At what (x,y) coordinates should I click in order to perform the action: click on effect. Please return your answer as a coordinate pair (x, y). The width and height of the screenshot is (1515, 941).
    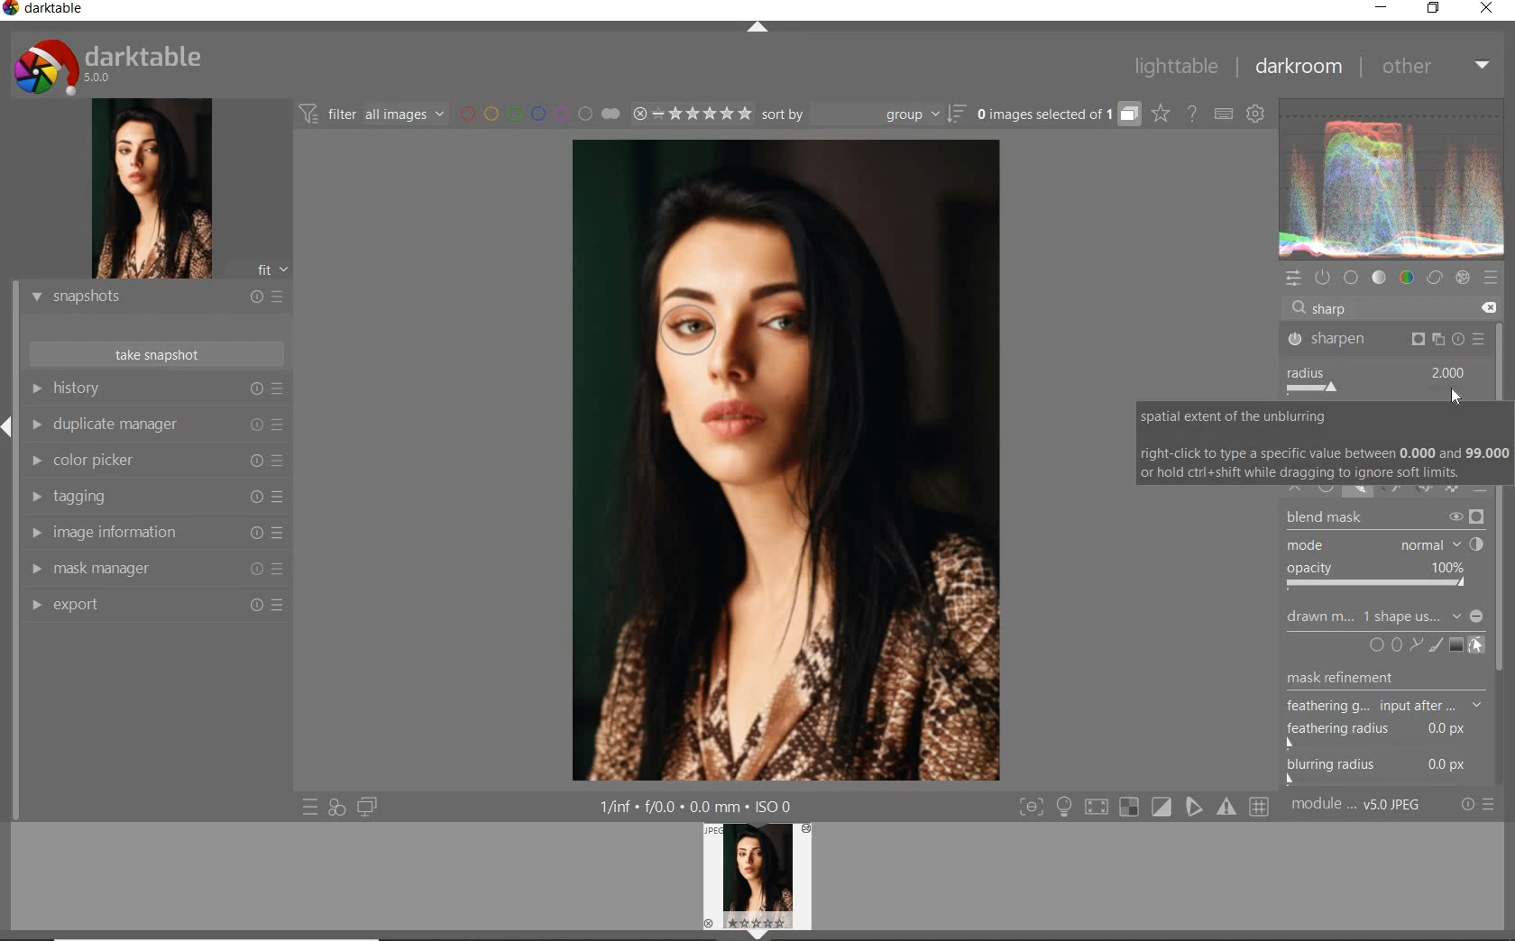
    Looking at the image, I should click on (1463, 279).